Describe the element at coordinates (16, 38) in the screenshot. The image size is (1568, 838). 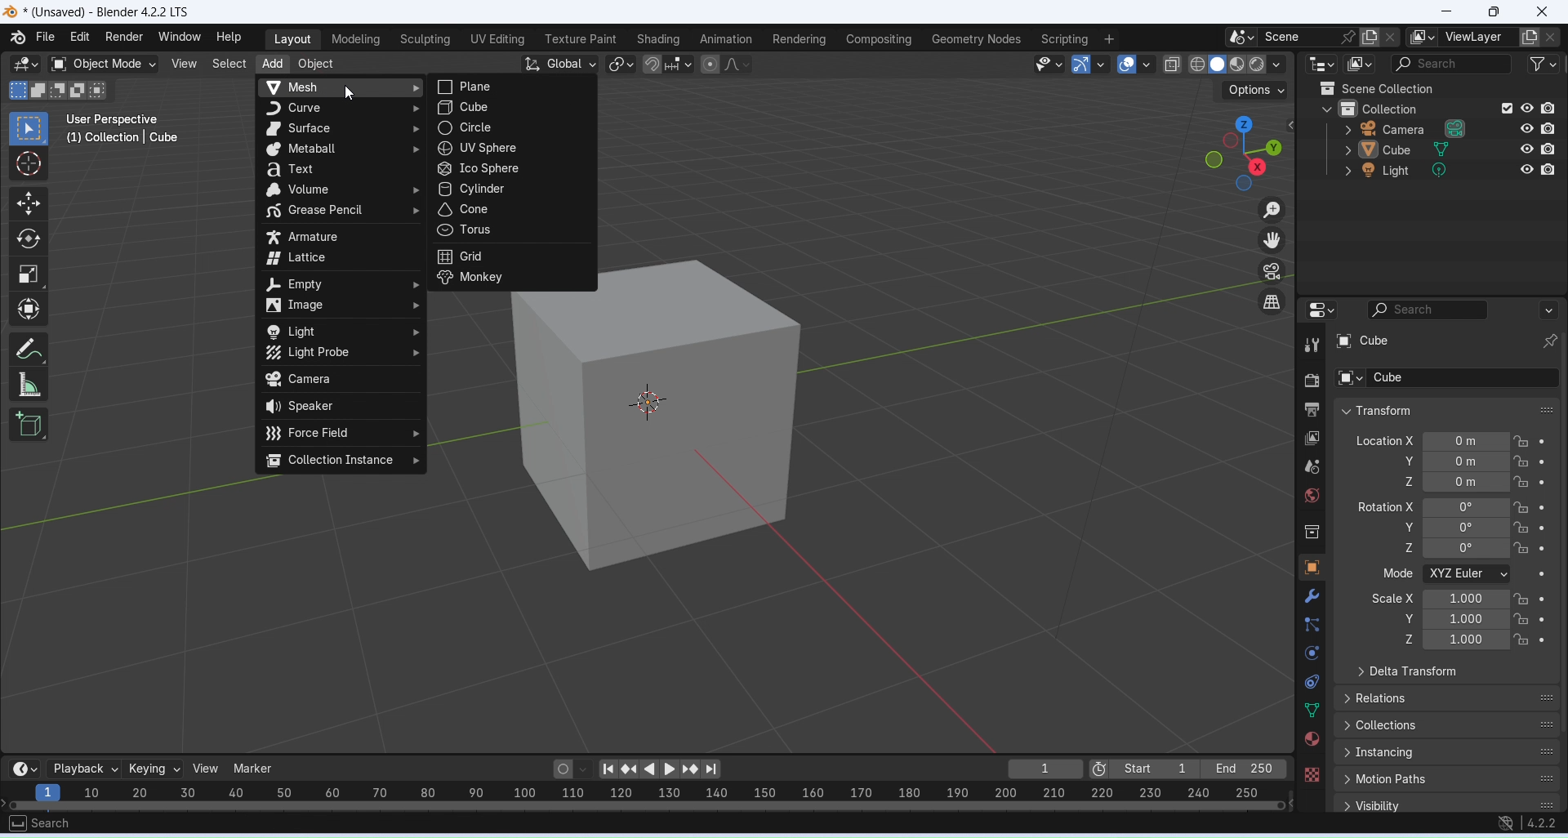
I see `Logo` at that location.